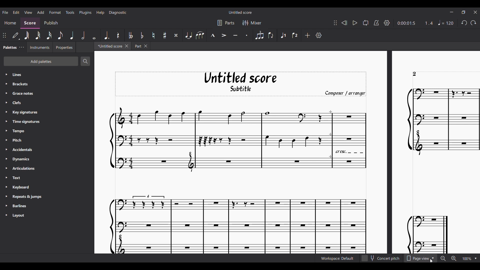  Describe the element at coordinates (28, 12) in the screenshot. I see `View menu` at that location.